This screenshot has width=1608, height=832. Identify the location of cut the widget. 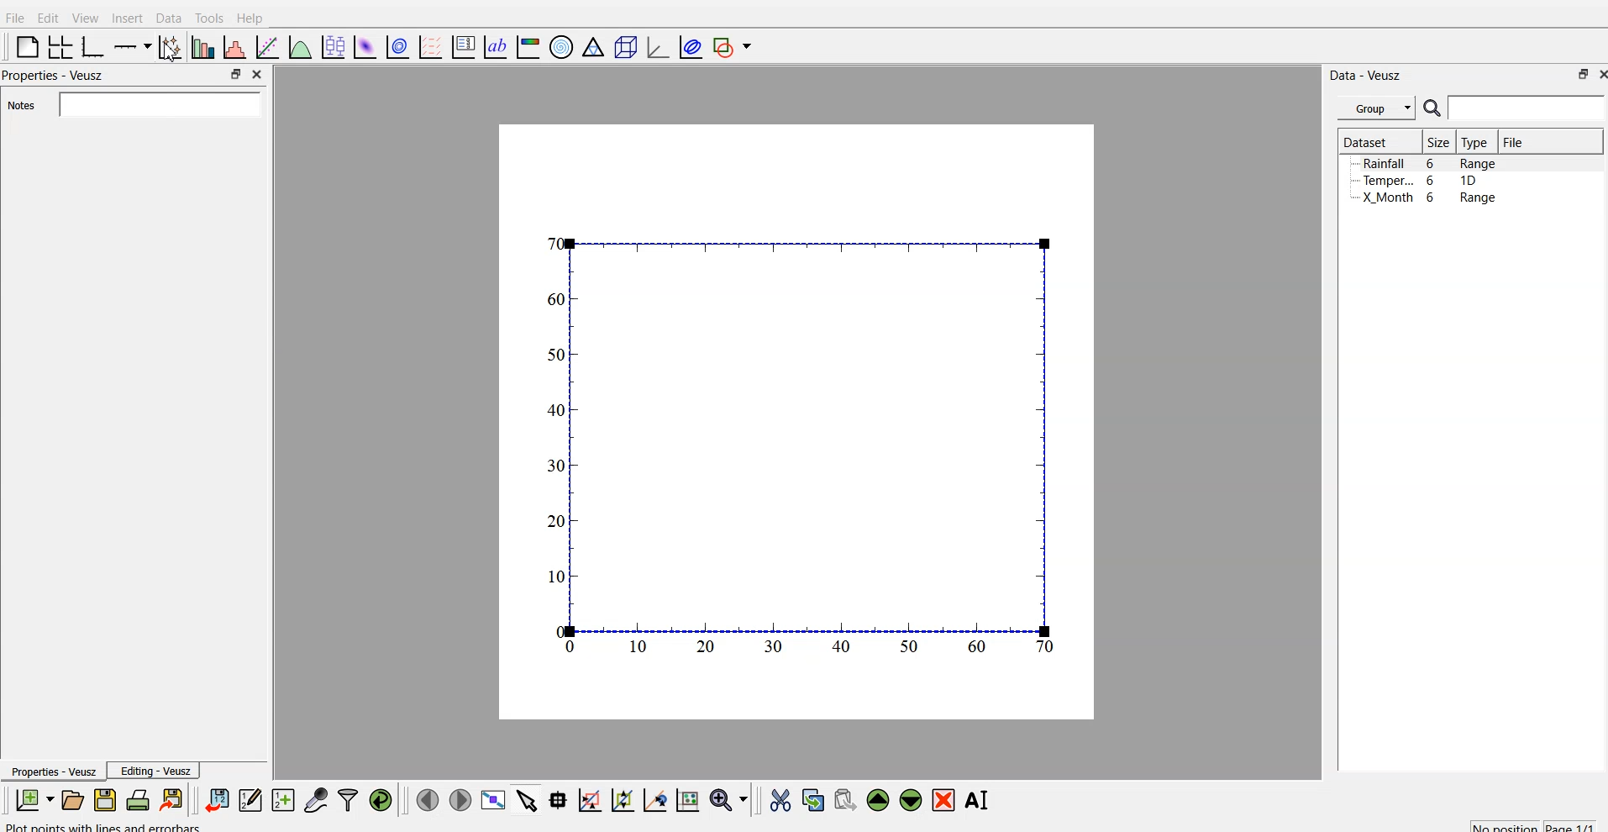
(779, 799).